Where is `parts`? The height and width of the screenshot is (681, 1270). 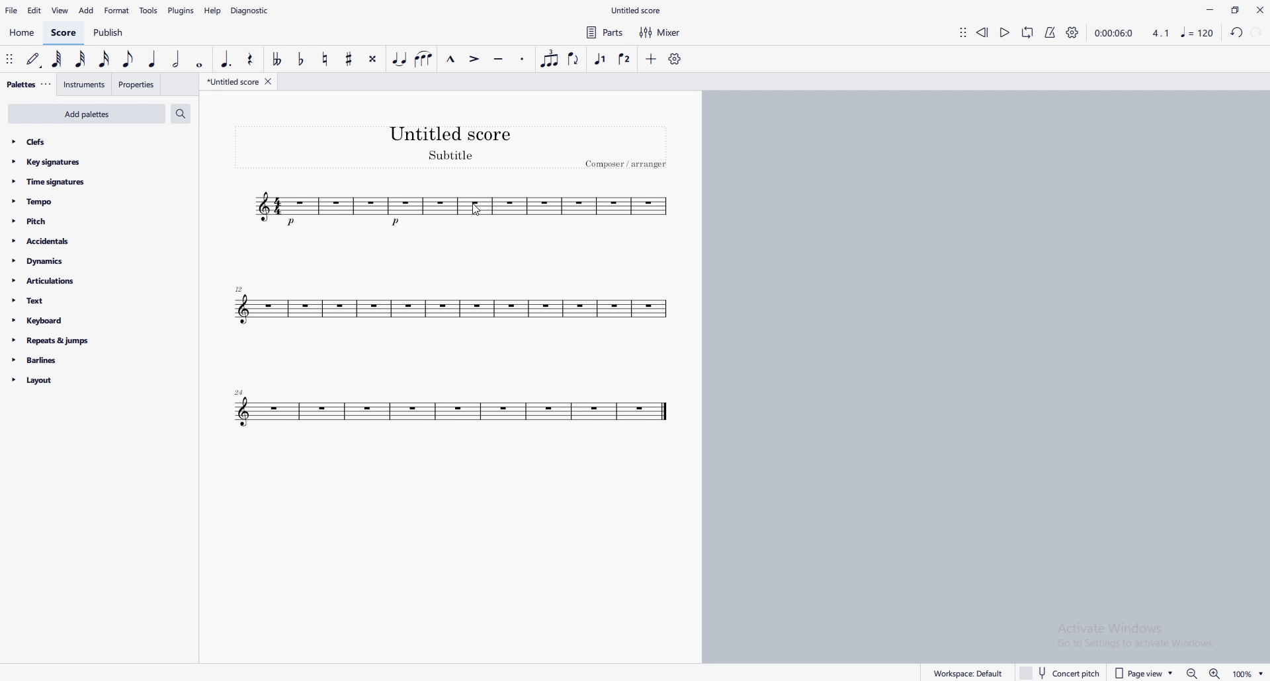 parts is located at coordinates (607, 32).